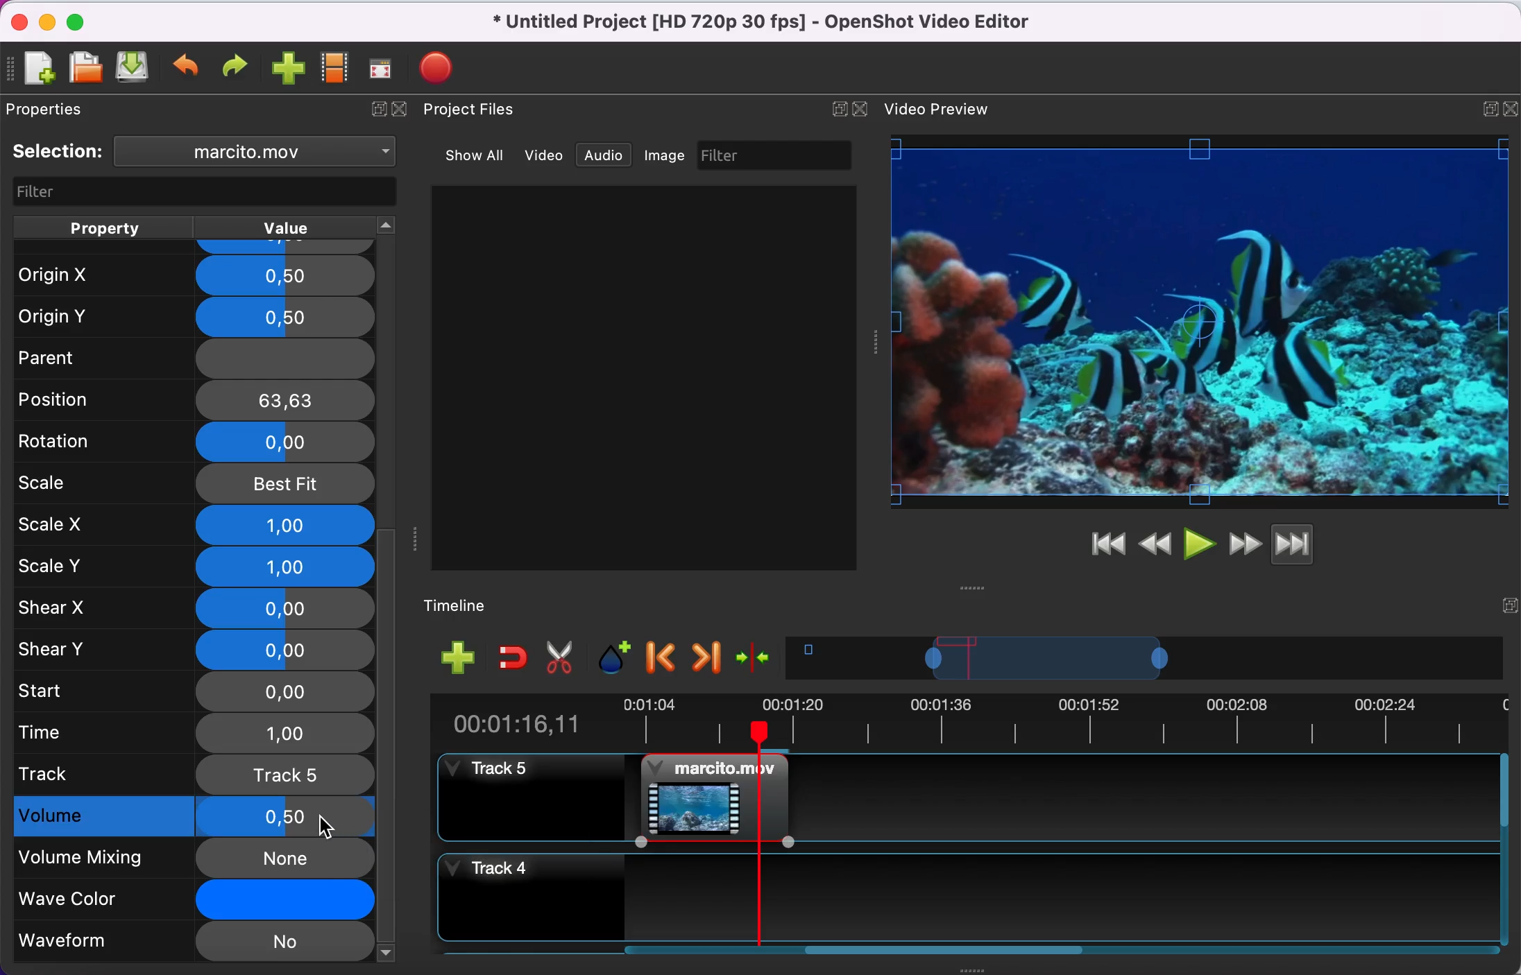 The image size is (1521, 975). I want to click on origin y 0,5, so click(195, 313).